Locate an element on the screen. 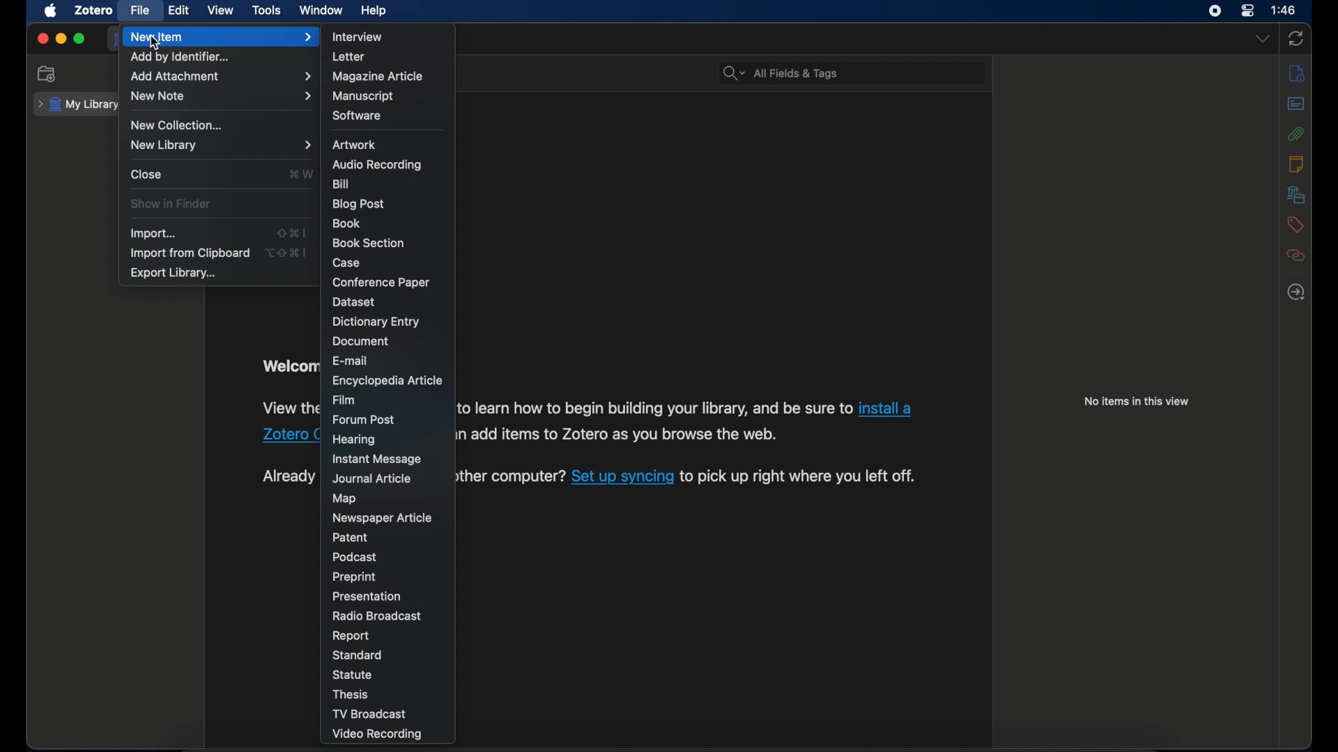 This screenshot has width=1338, height=752. add attachment is located at coordinates (220, 77).